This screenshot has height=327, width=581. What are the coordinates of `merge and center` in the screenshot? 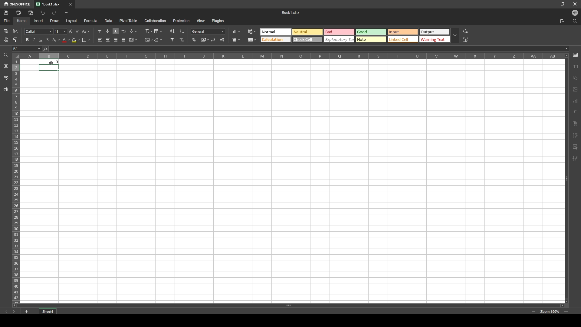 It's located at (133, 40).